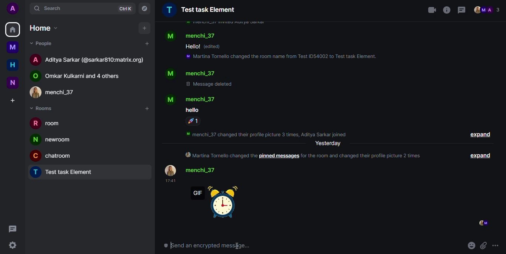  What do you see at coordinates (472, 244) in the screenshot?
I see `emoji` at bounding box center [472, 244].